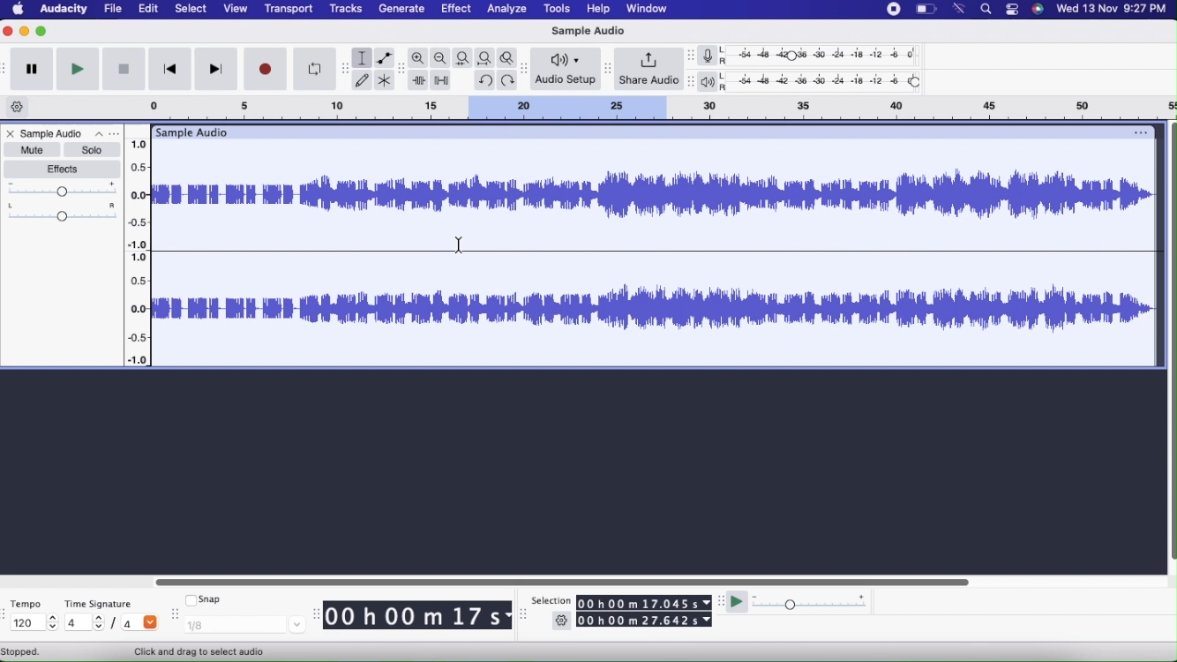 Image resolution: width=1177 pixels, height=662 pixels. What do you see at coordinates (457, 11) in the screenshot?
I see `effect` at bounding box center [457, 11].